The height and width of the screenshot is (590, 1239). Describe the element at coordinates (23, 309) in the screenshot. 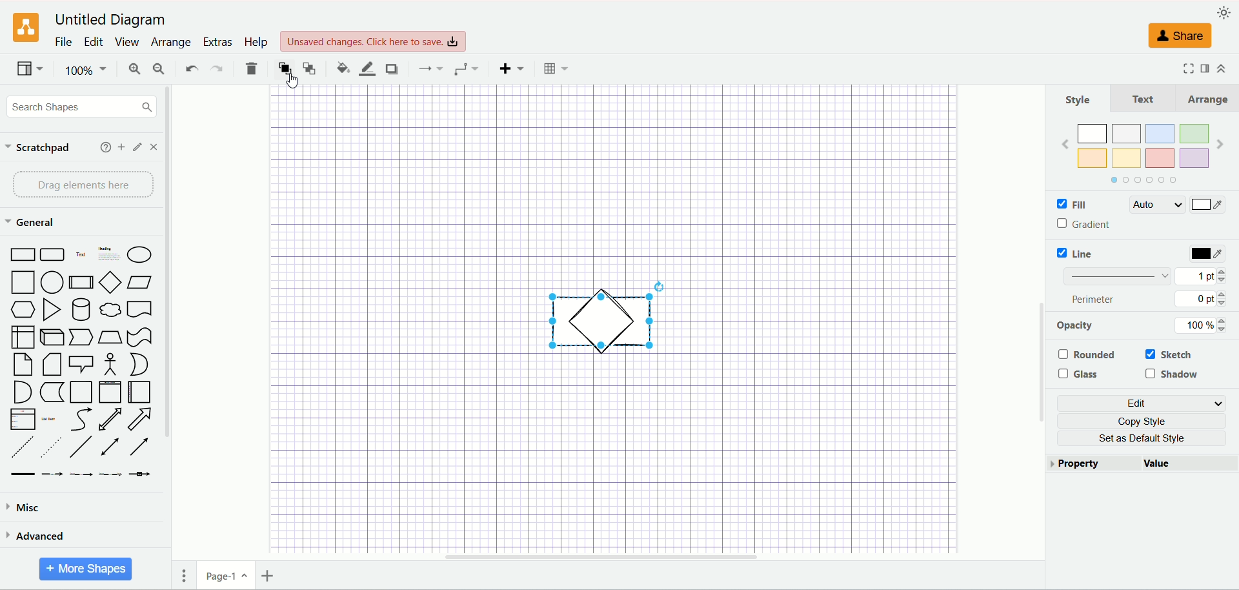

I see `Hexagon` at that location.